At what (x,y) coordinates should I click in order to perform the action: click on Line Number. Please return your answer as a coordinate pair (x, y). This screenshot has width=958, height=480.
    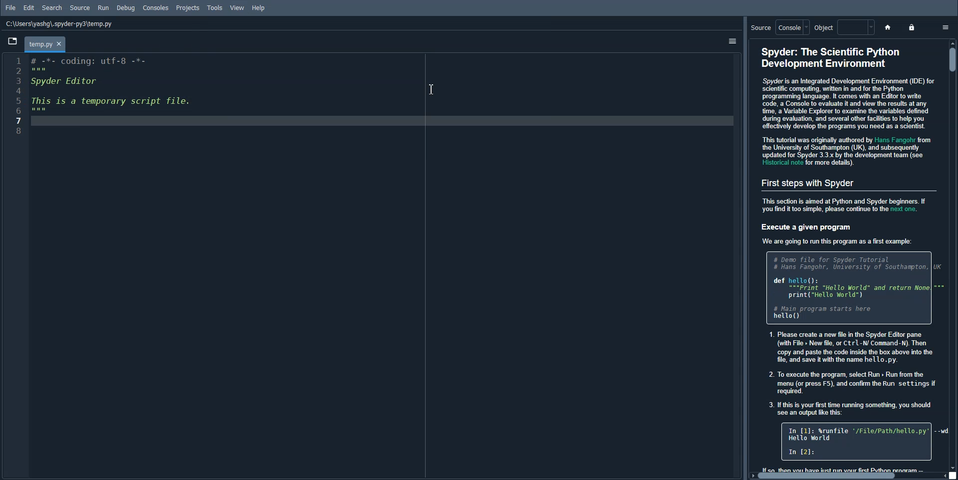
    Looking at the image, I should click on (15, 94).